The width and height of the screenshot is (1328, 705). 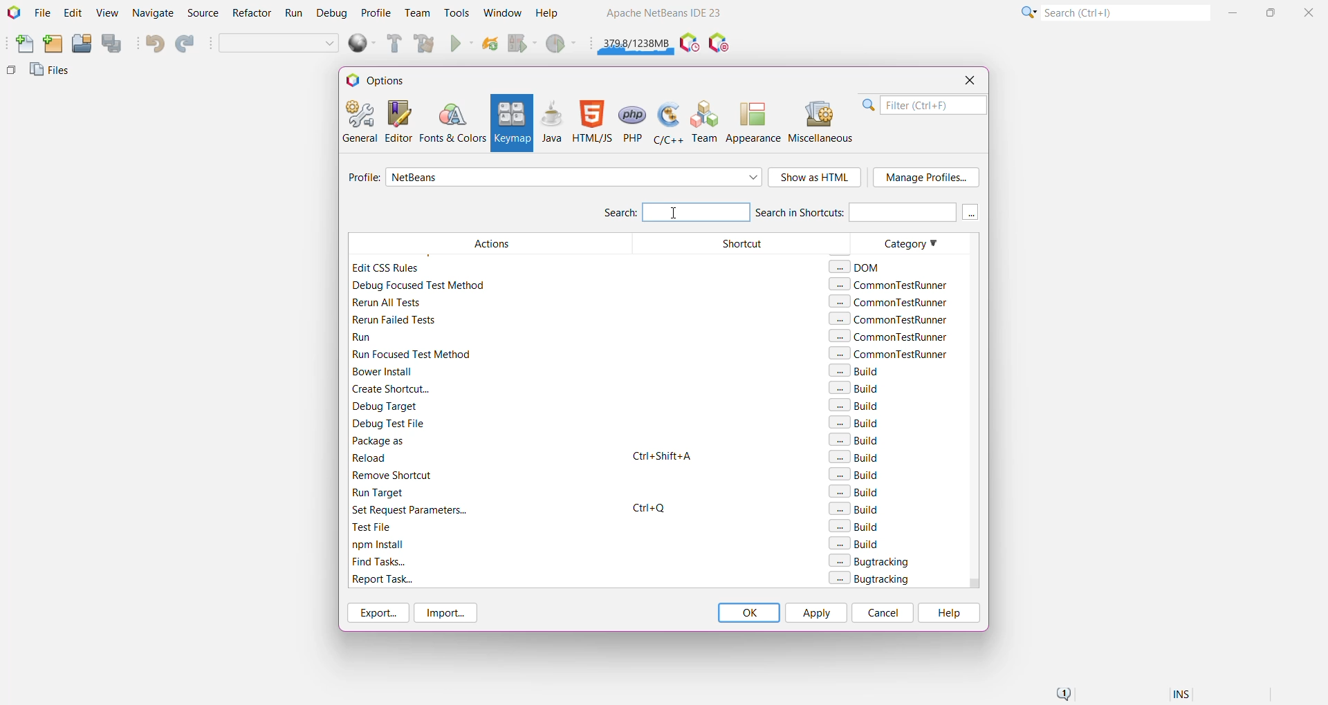 I want to click on Filter, so click(x=924, y=105).